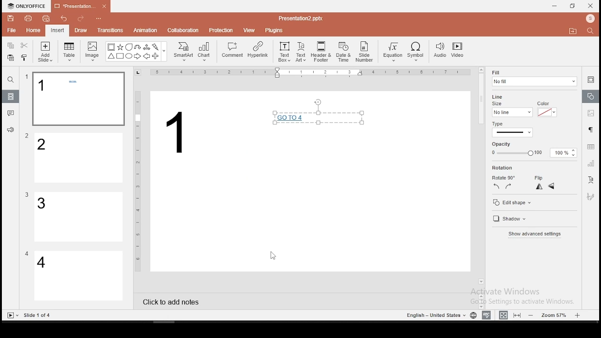 The height and width of the screenshot is (338, 601). Describe the element at coordinates (64, 19) in the screenshot. I see `undo` at that location.